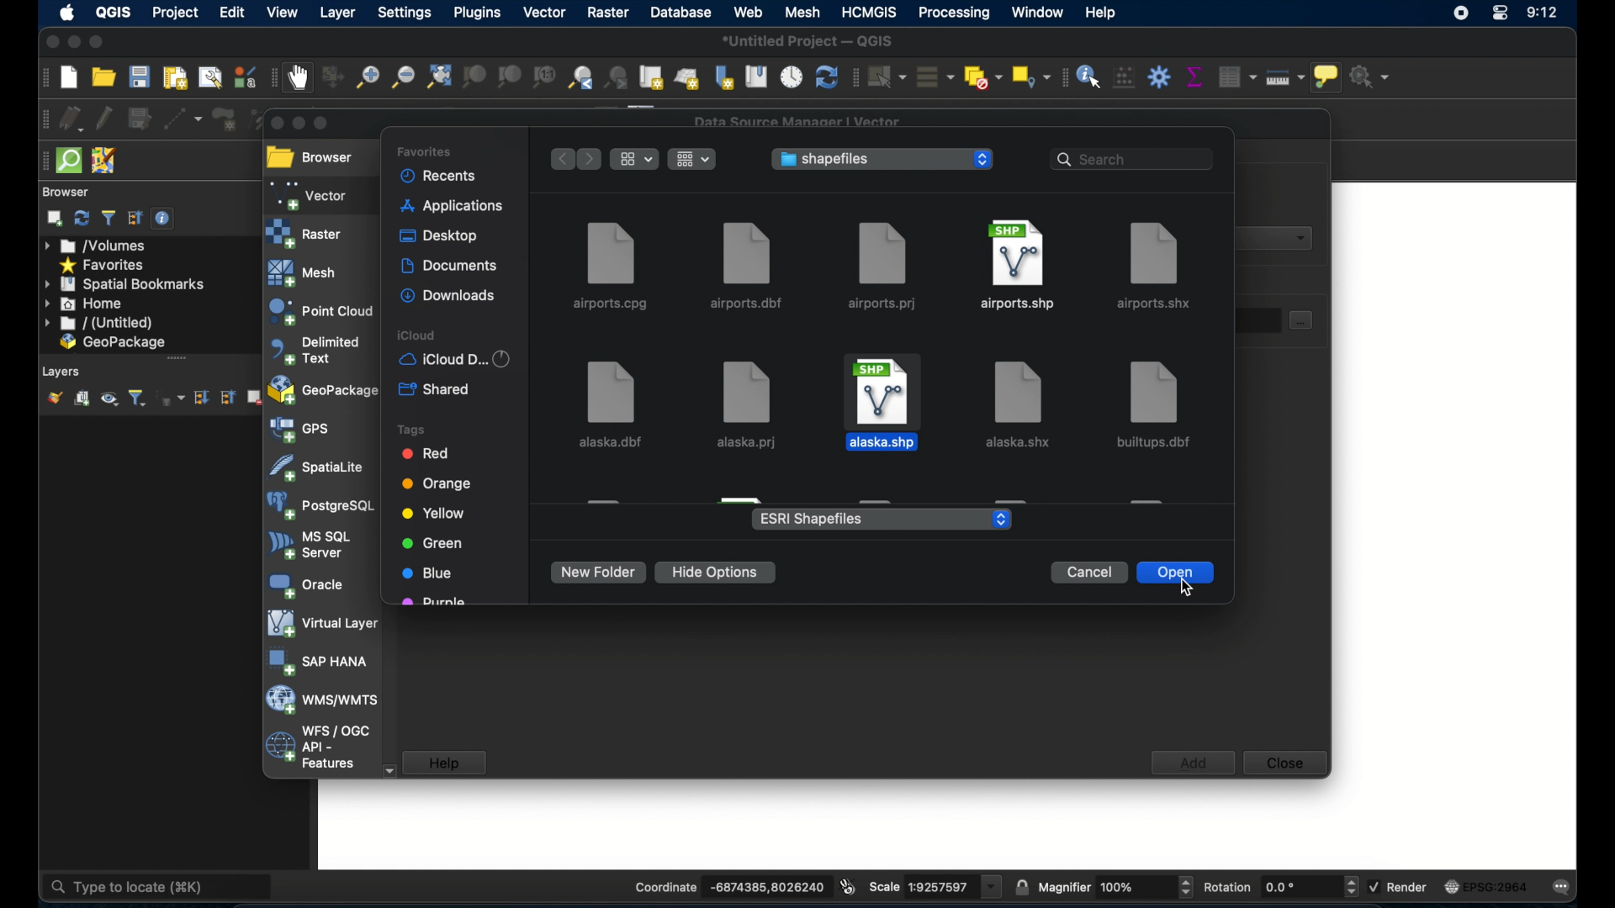 The image size is (1615, 908). What do you see at coordinates (1376, 77) in the screenshot?
I see `no action selected` at bounding box center [1376, 77].